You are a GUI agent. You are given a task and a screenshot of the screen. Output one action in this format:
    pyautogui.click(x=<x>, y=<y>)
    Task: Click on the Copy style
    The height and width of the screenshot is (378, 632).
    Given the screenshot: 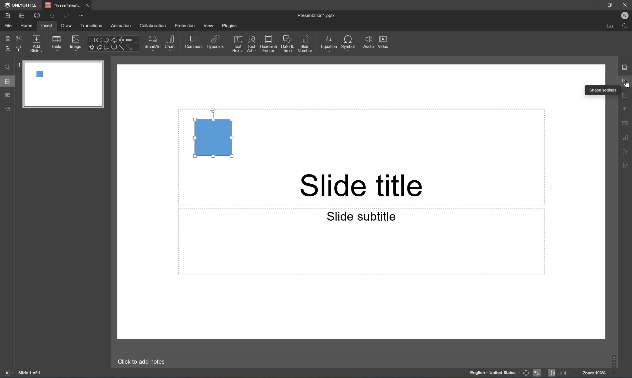 What is the action you would take?
    pyautogui.click(x=19, y=49)
    